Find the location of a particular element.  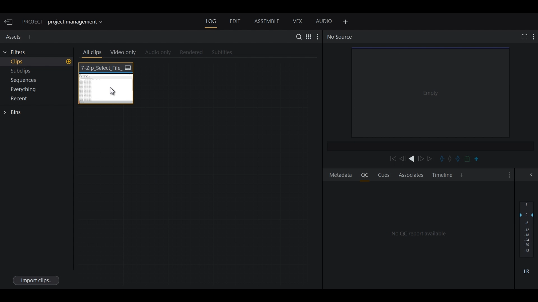

Add Panel is located at coordinates (462, 175).